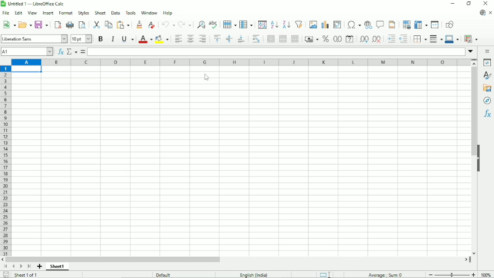 This screenshot has height=278, width=494. Describe the element at coordinates (29, 267) in the screenshot. I see `Scroll to last sheet` at that location.